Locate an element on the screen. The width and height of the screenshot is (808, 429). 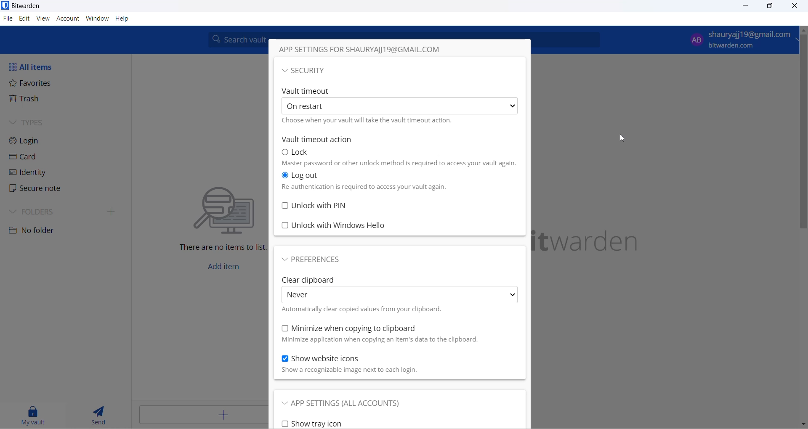
preferences button is located at coordinates (314, 260).